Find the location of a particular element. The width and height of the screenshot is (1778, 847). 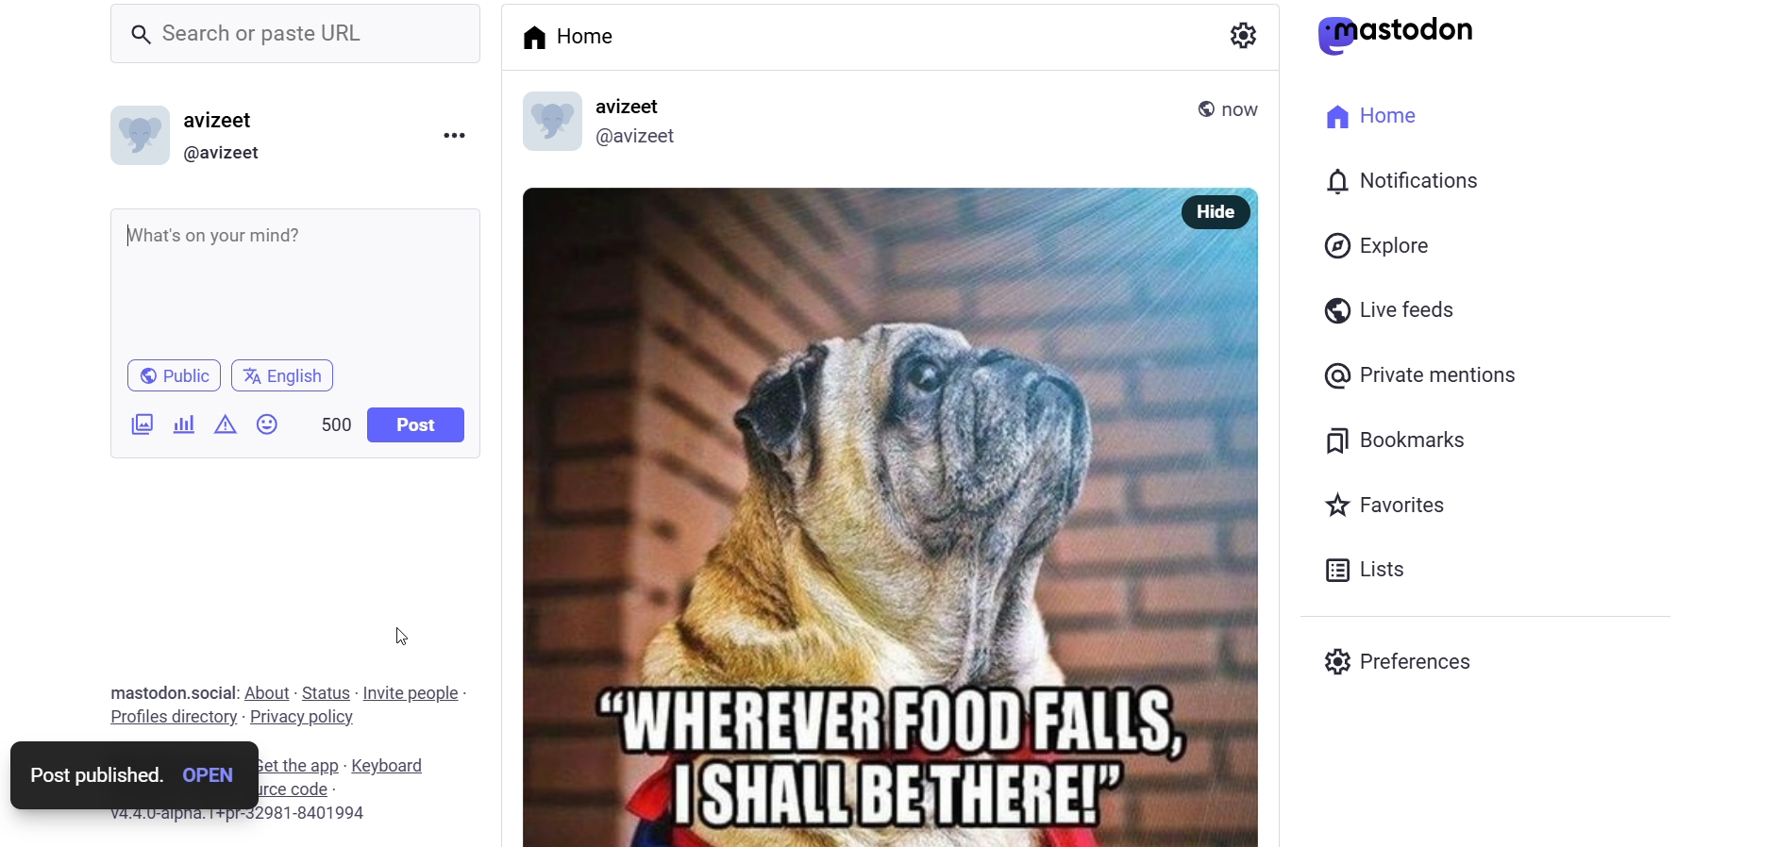

ENGLISH is located at coordinates (295, 374).